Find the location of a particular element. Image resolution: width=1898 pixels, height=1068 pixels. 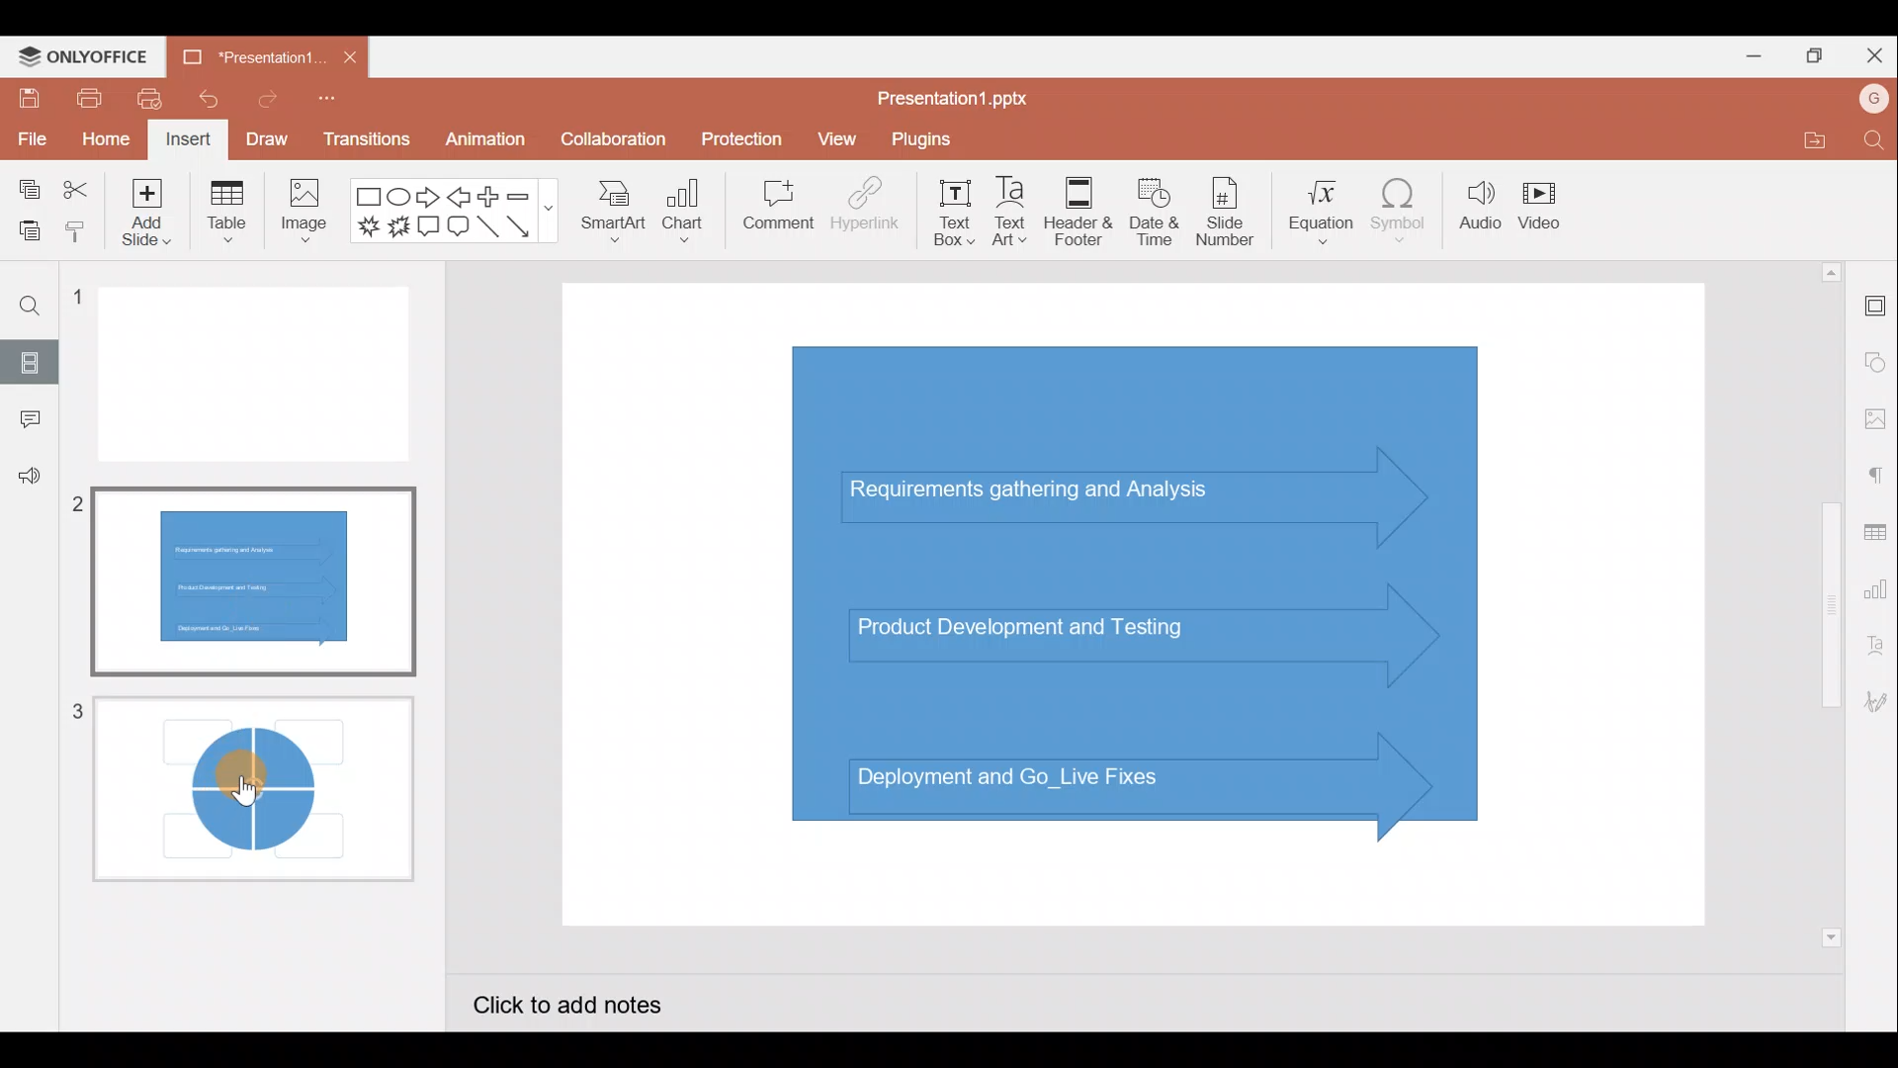

Text Art is located at coordinates (1016, 213).